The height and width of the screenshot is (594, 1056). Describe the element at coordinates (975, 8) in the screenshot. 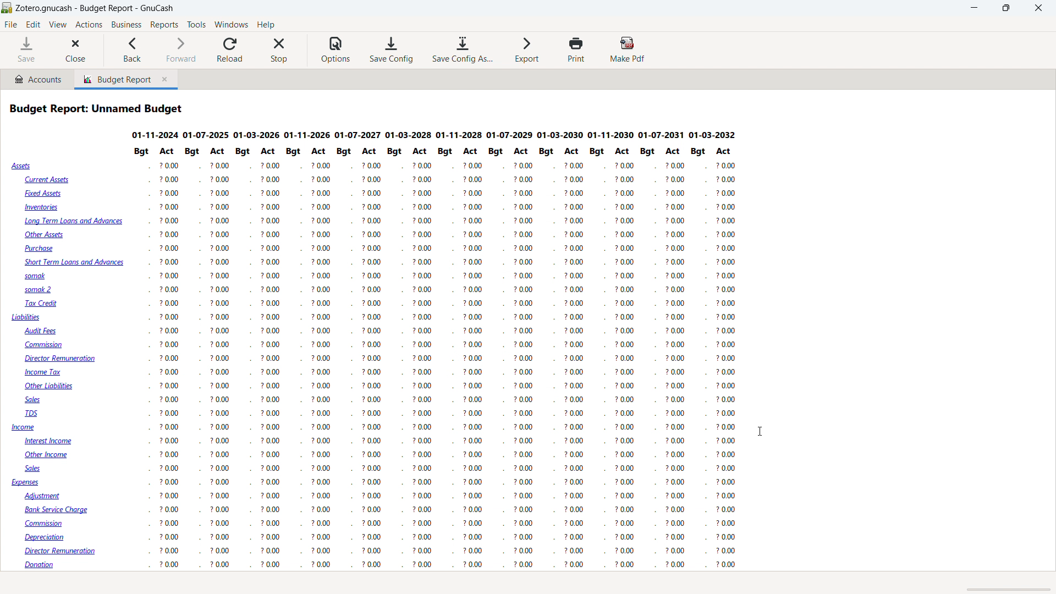

I see `minimize` at that location.